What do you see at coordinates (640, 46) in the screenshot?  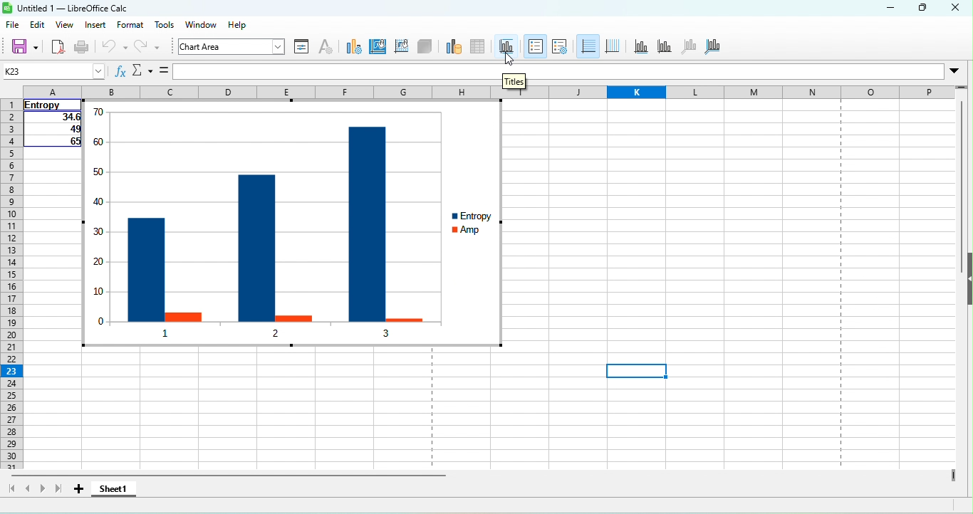 I see `x axis` at bounding box center [640, 46].